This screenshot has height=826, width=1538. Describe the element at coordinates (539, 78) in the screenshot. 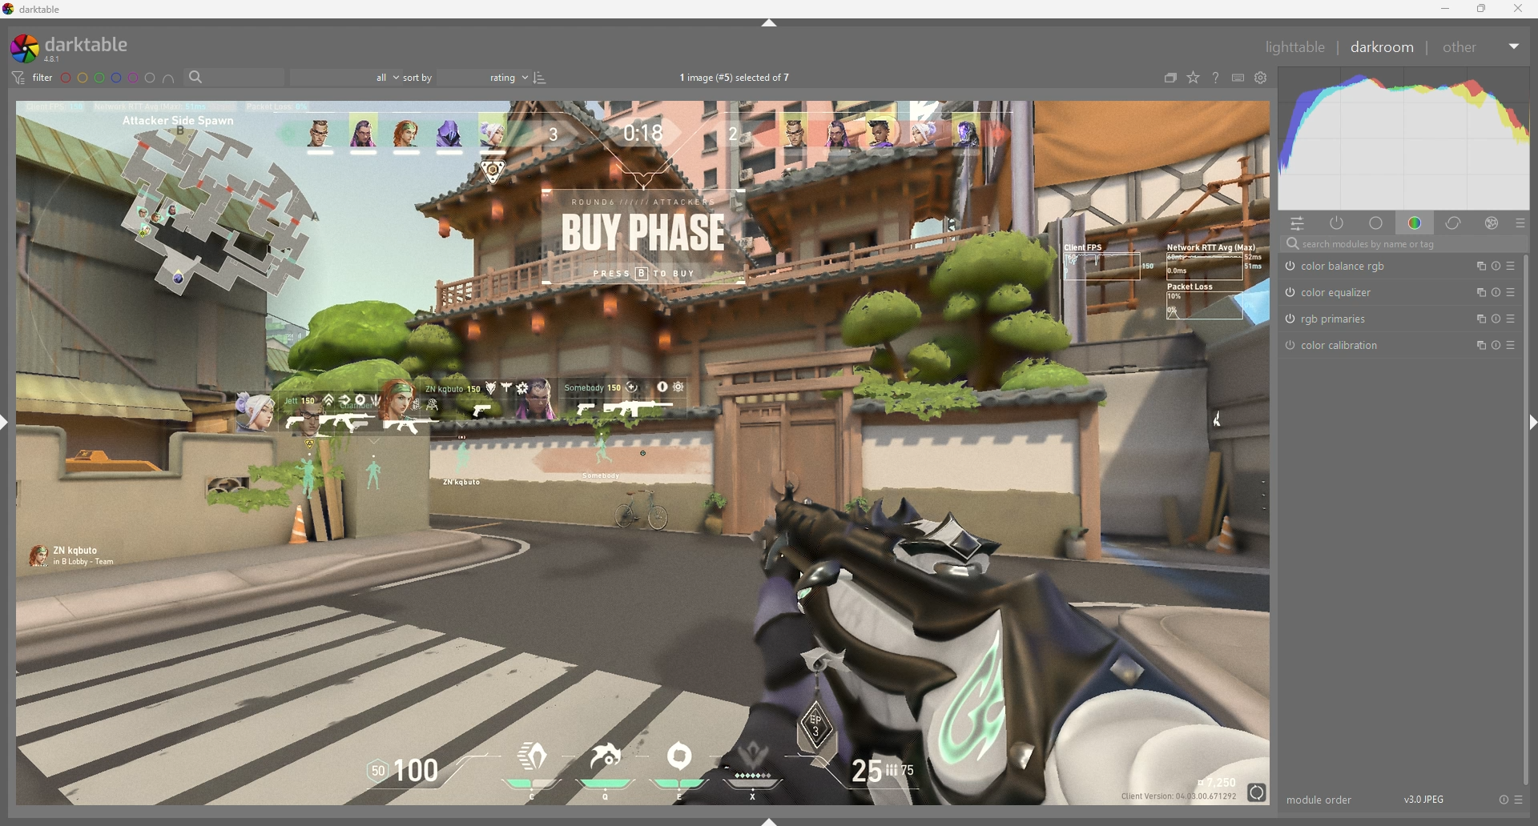

I see `reverse sort order` at that location.